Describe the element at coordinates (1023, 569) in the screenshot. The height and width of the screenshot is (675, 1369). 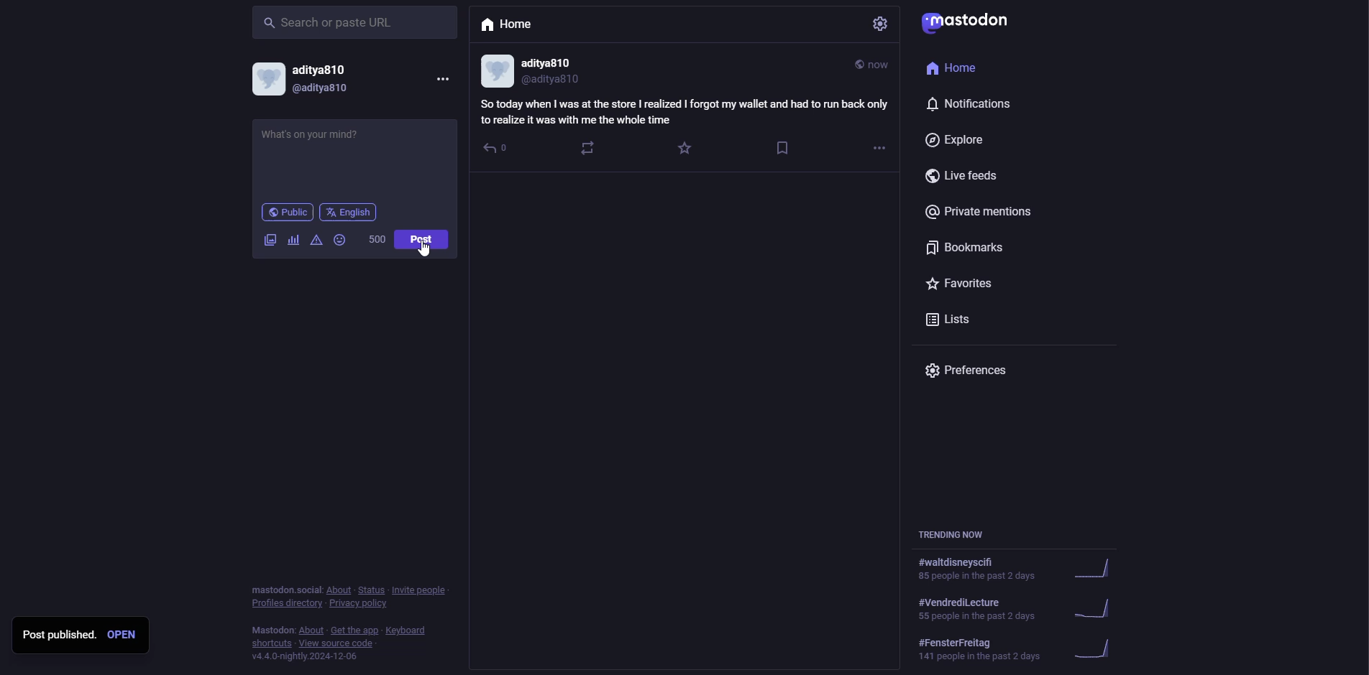
I see `trending now` at that location.